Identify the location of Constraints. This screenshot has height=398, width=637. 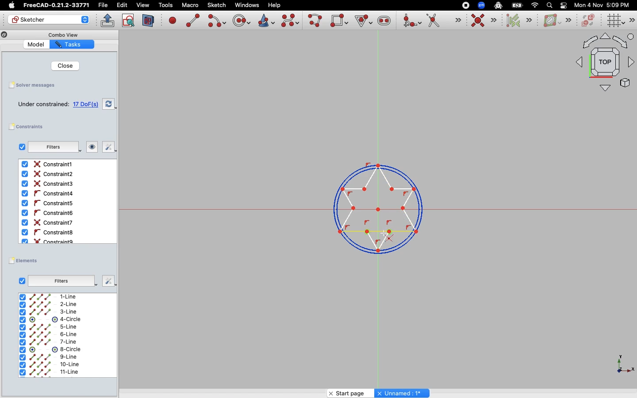
(30, 127).